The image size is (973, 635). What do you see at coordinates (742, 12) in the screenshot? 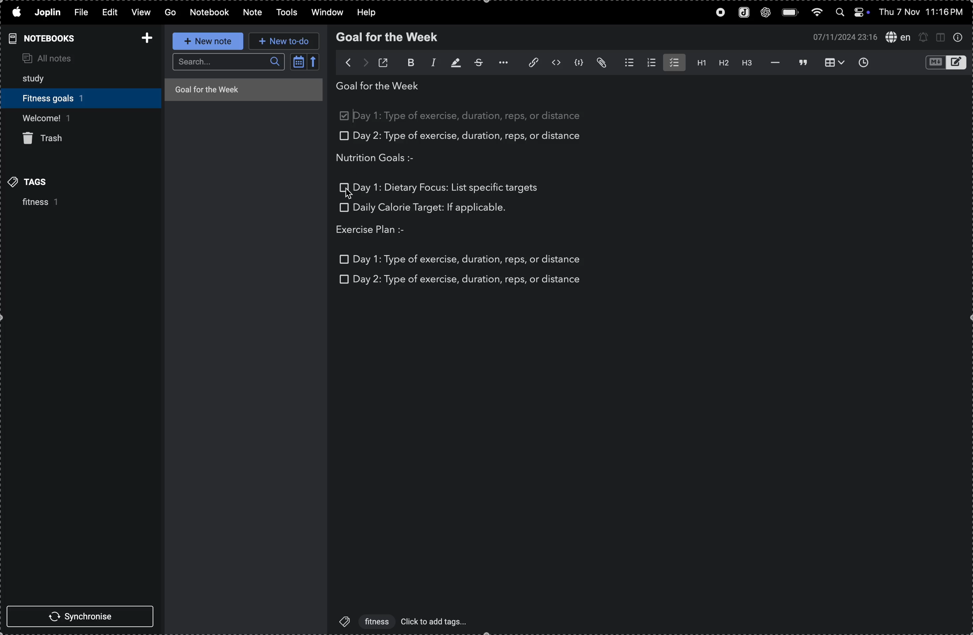
I see `joplin` at bounding box center [742, 12].